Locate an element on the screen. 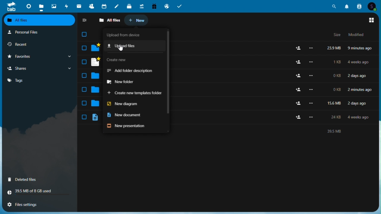 The width and height of the screenshot is (381, 214). New folder is located at coordinates (133, 82).